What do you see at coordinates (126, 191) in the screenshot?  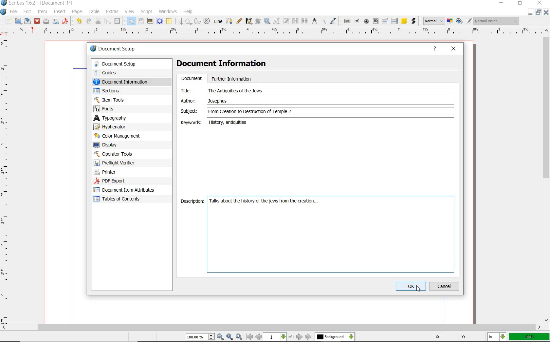 I see `document item attributes` at bounding box center [126, 191].